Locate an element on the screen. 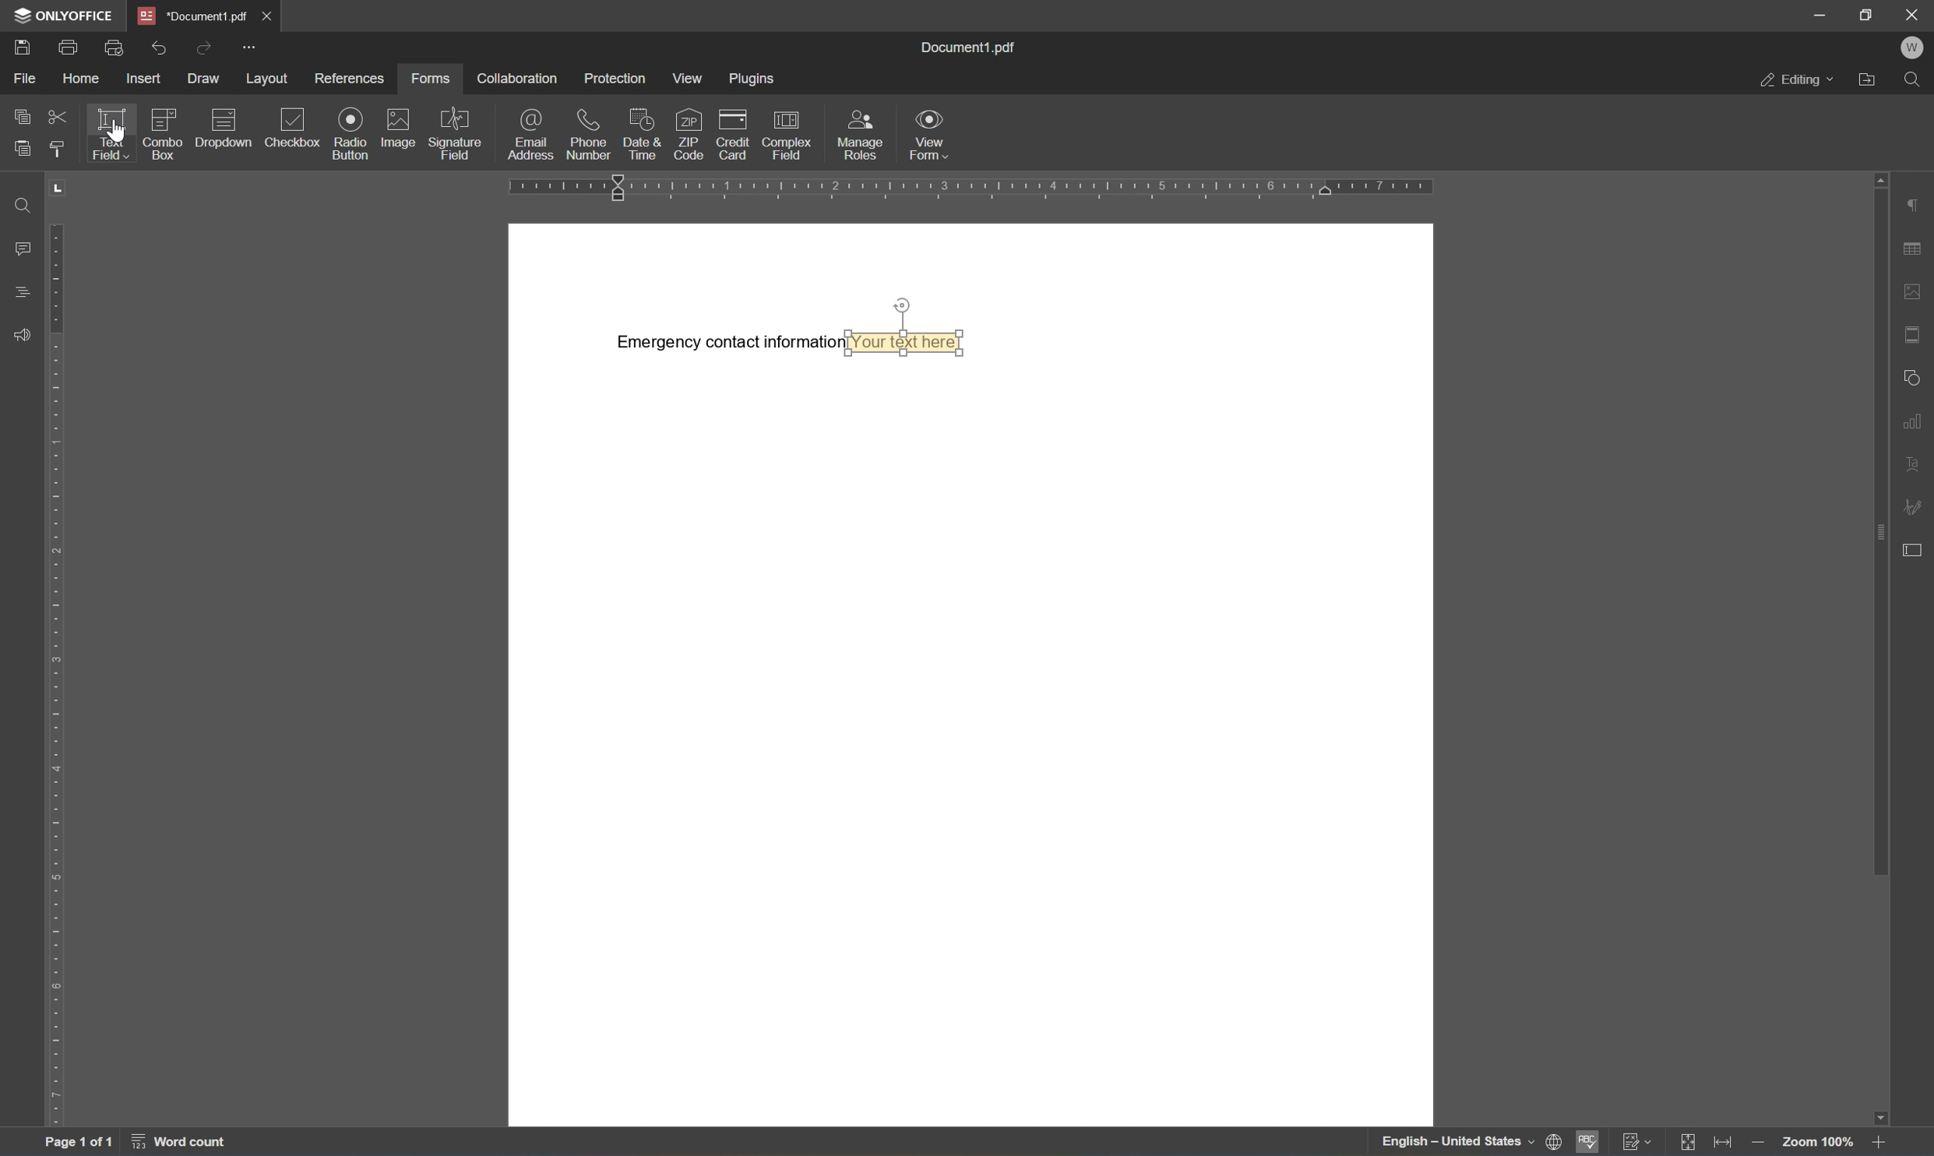 The height and width of the screenshot is (1156, 1934). cut is located at coordinates (57, 115).